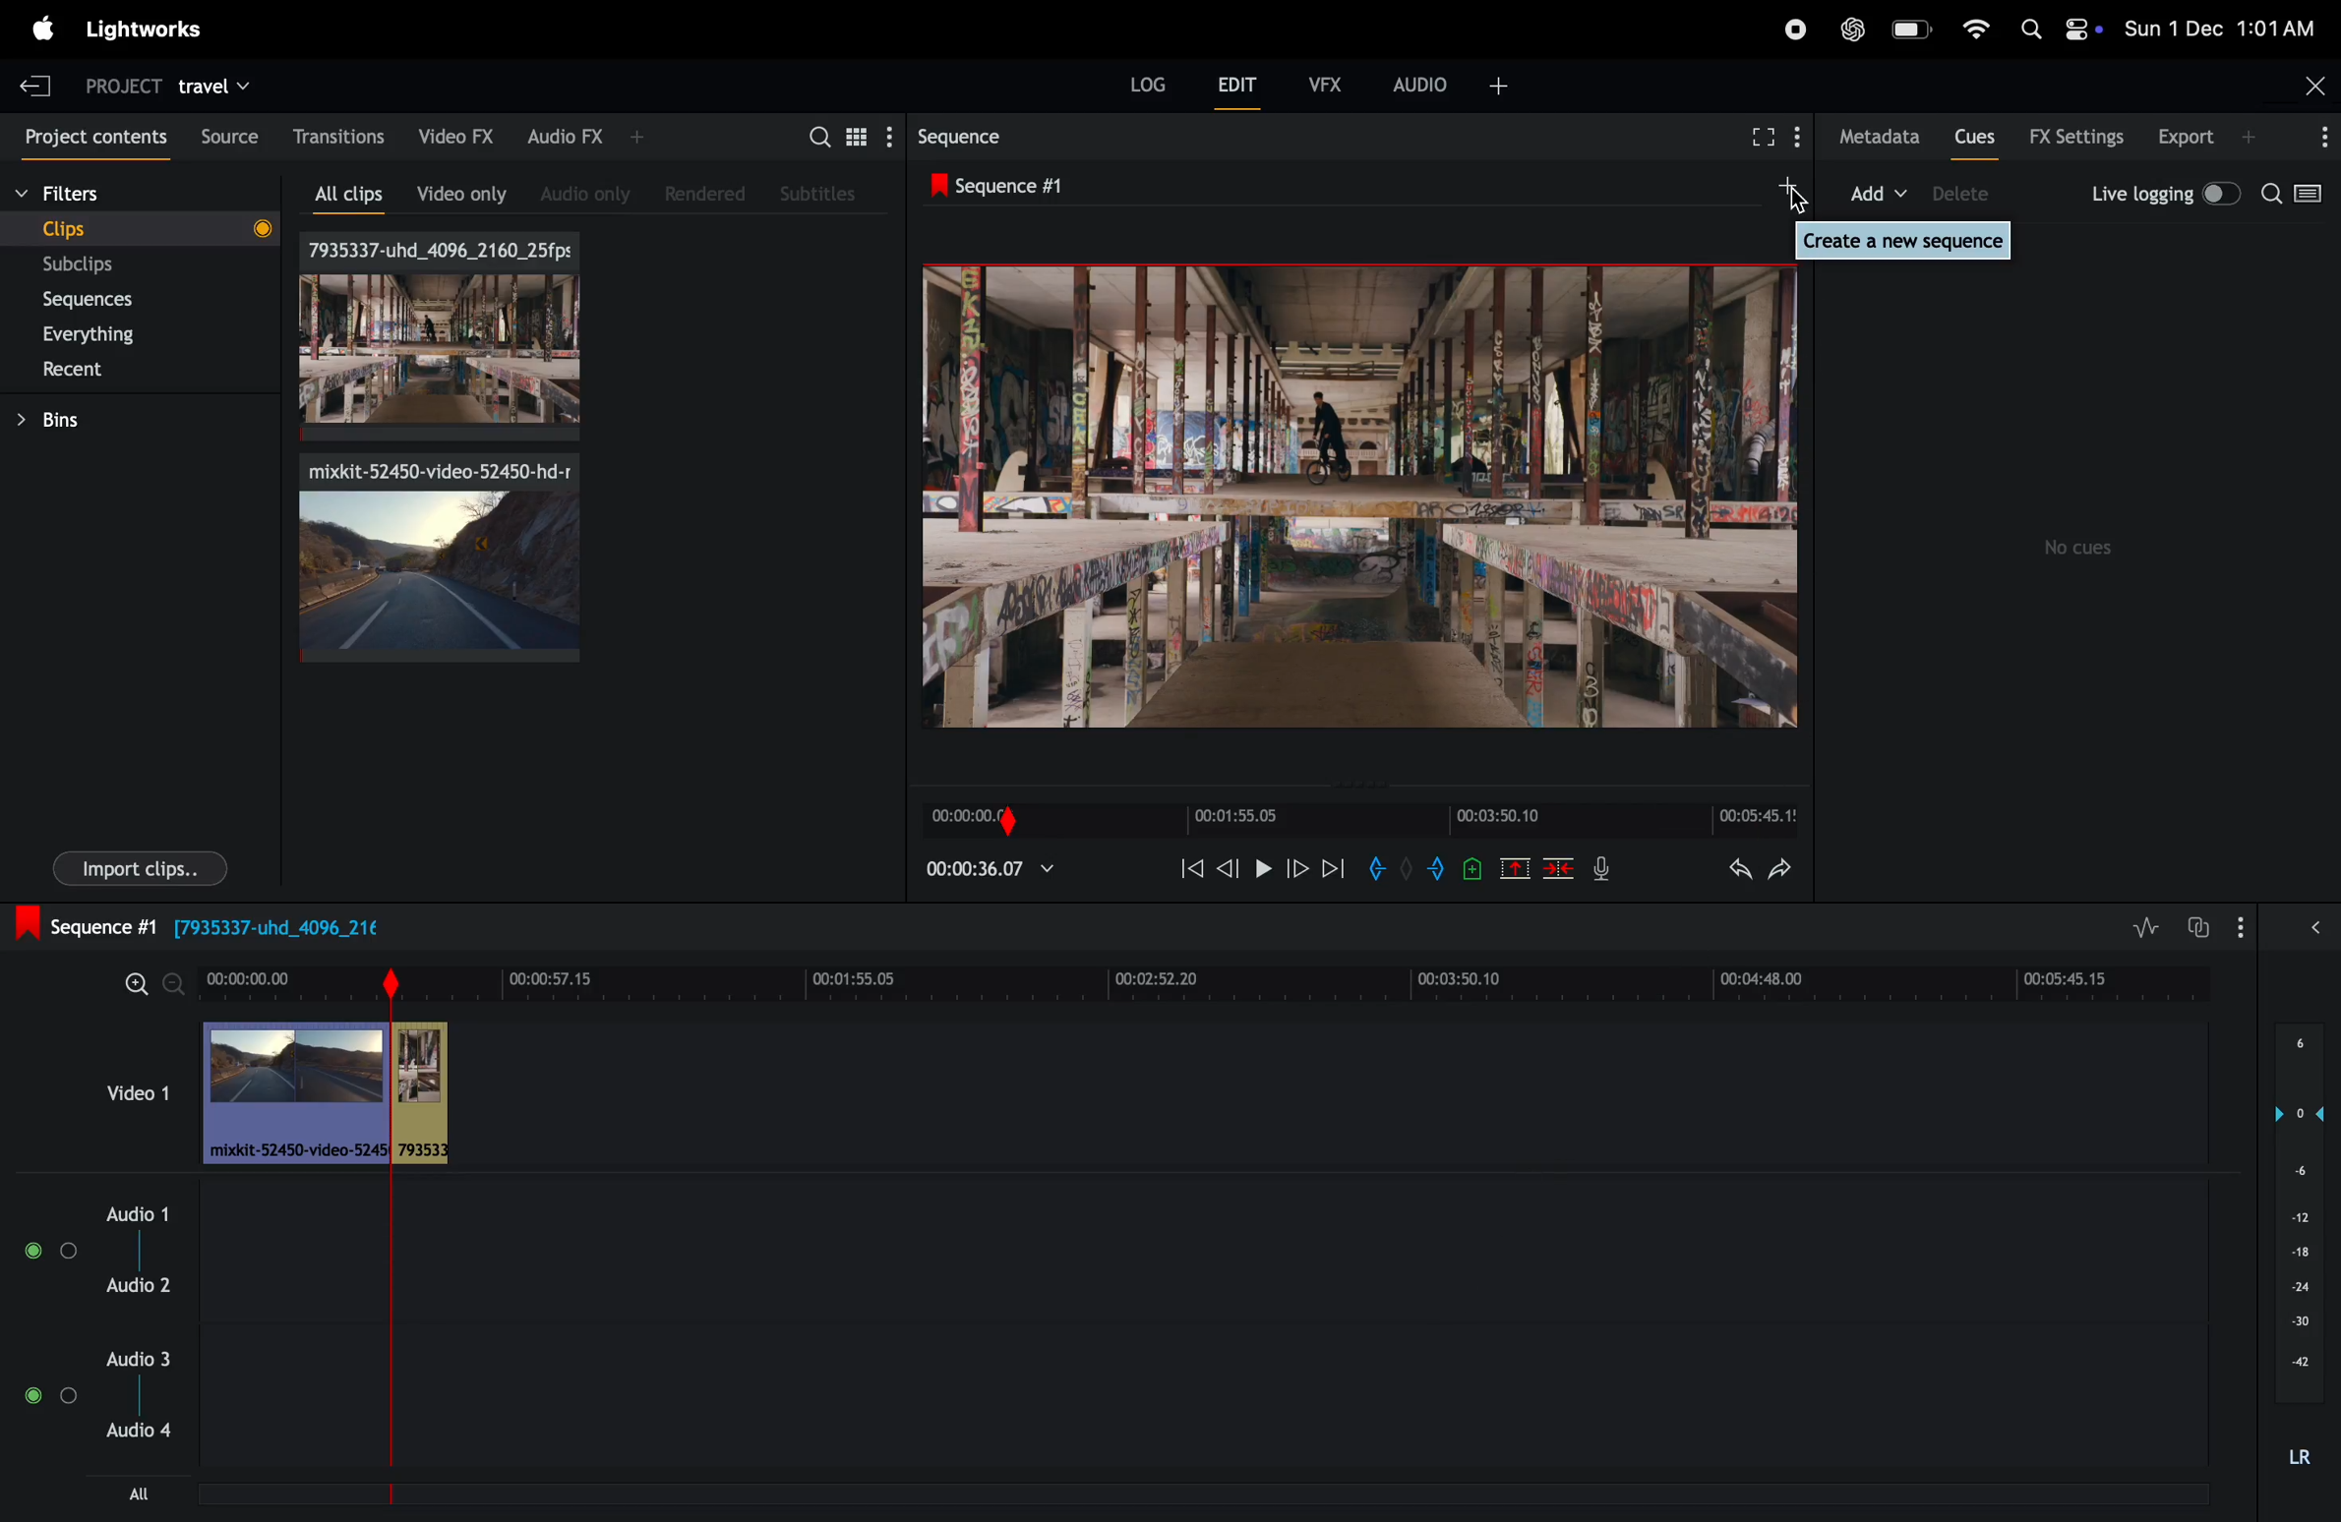 The height and width of the screenshot is (1522, 2341). I want to click on apple menu, so click(43, 29).